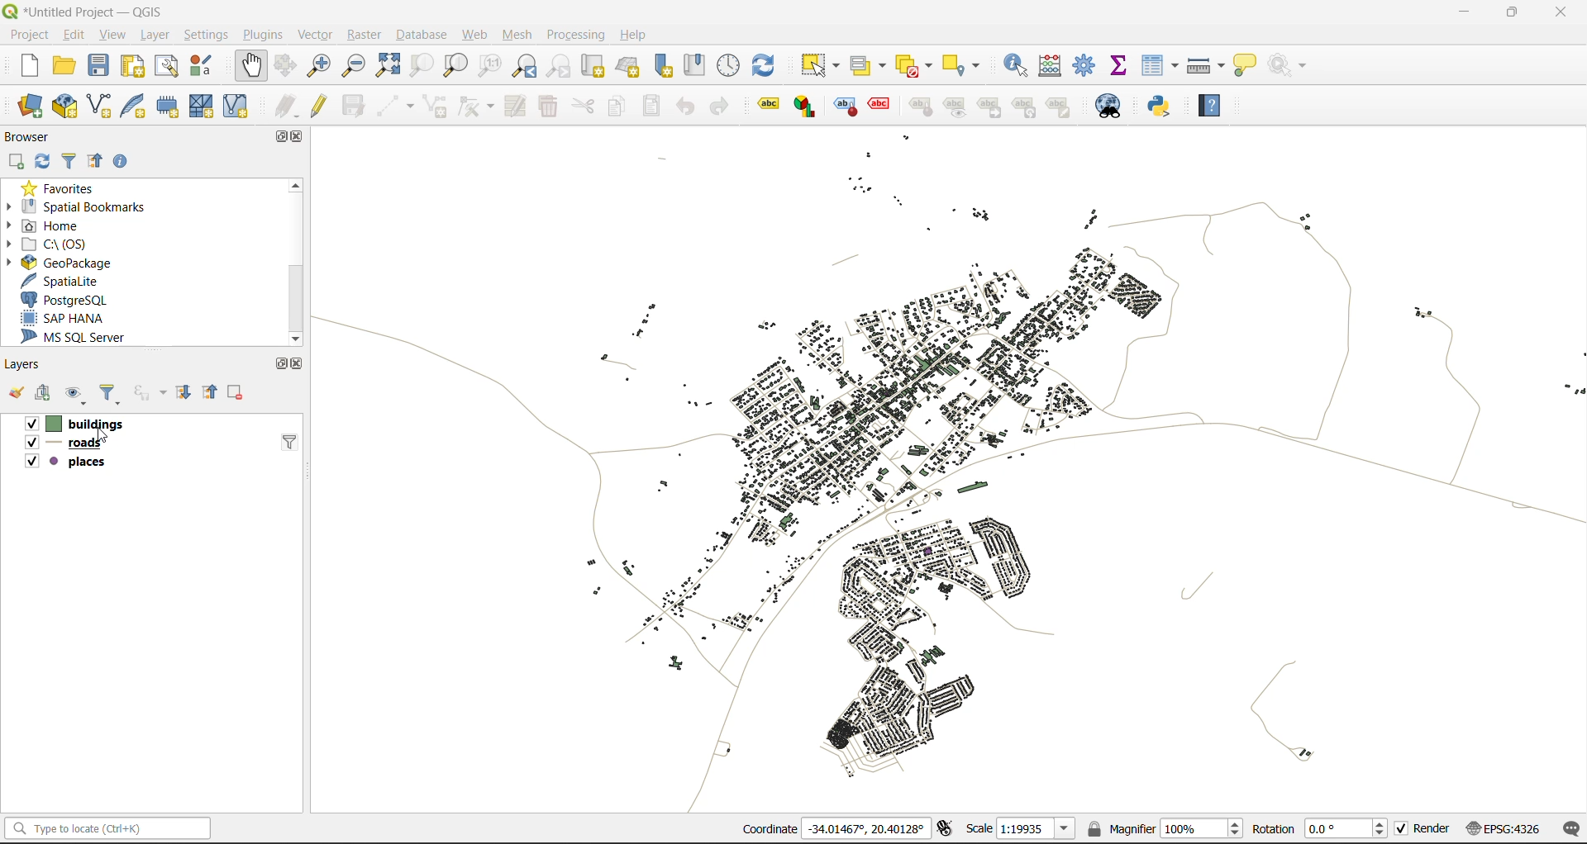  What do you see at coordinates (56, 443) in the screenshot?
I see `roads` at bounding box center [56, 443].